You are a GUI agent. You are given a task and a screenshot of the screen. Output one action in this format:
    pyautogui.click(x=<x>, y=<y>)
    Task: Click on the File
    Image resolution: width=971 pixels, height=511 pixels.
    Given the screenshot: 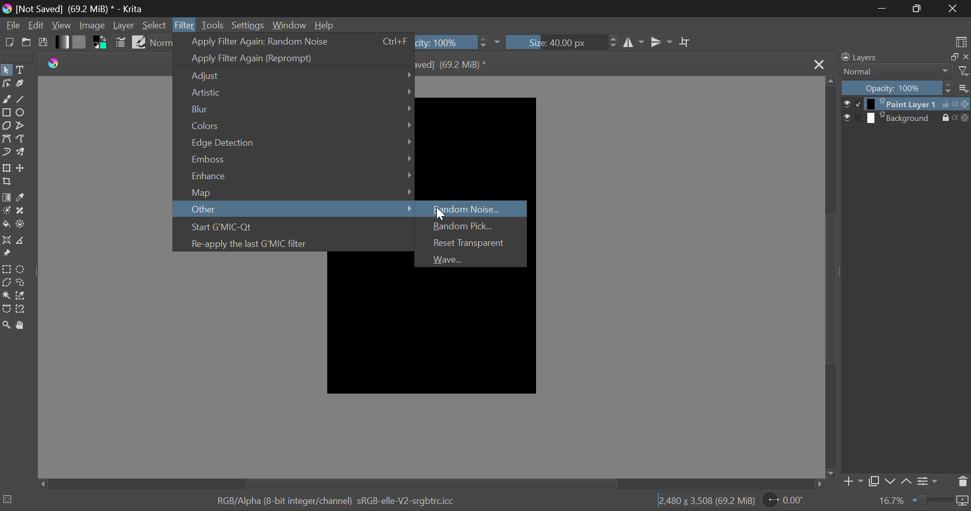 What is the action you would take?
    pyautogui.click(x=12, y=26)
    